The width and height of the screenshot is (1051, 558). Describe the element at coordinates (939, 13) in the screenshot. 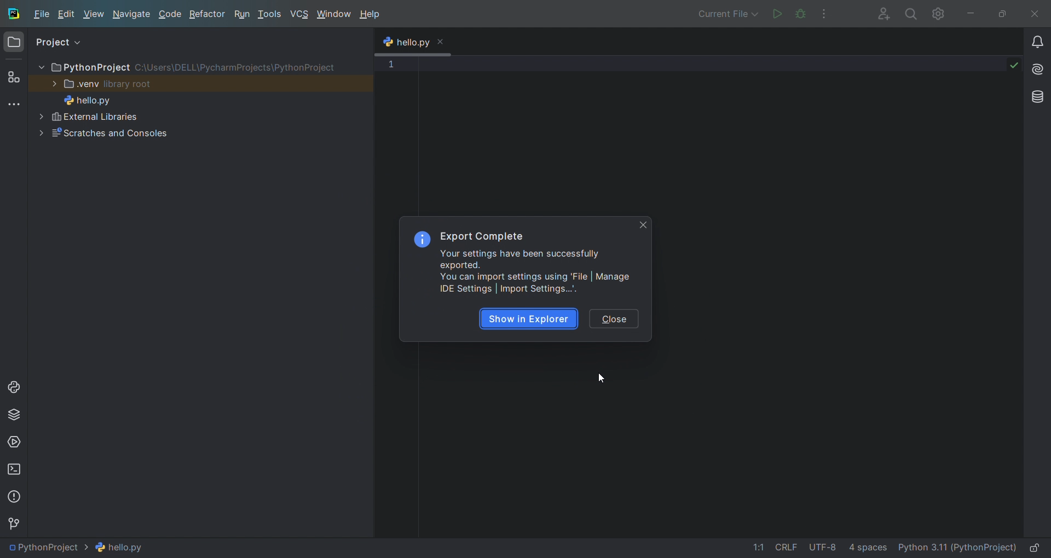

I see `settings` at that location.